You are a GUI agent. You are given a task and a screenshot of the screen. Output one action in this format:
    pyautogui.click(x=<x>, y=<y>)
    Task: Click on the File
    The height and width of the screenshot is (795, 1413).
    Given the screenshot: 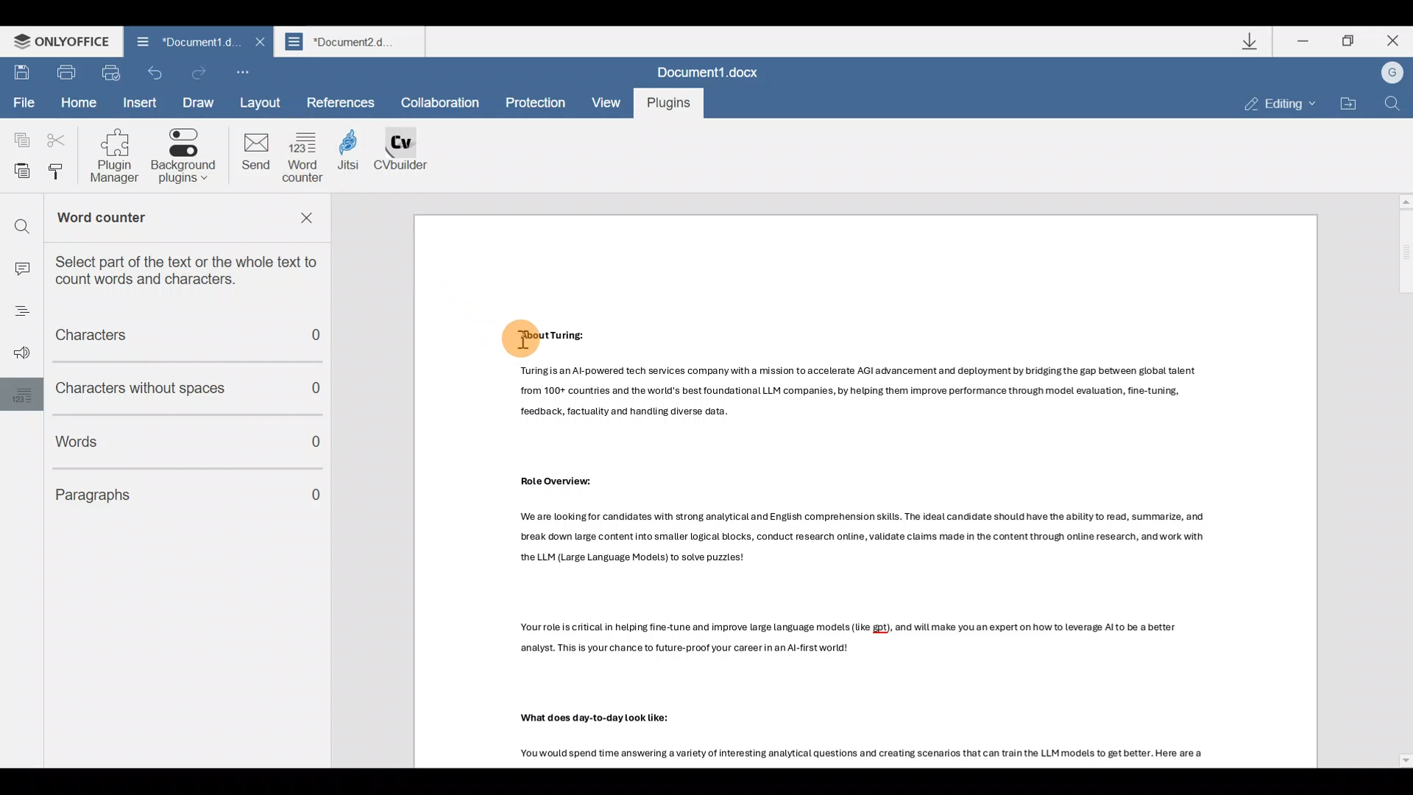 What is the action you would take?
    pyautogui.click(x=24, y=103)
    